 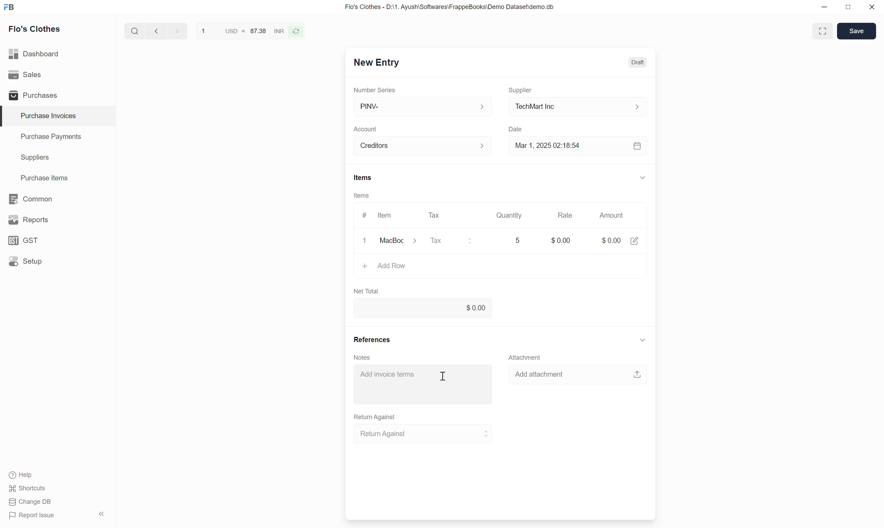 I want to click on Reports, so click(x=58, y=220).